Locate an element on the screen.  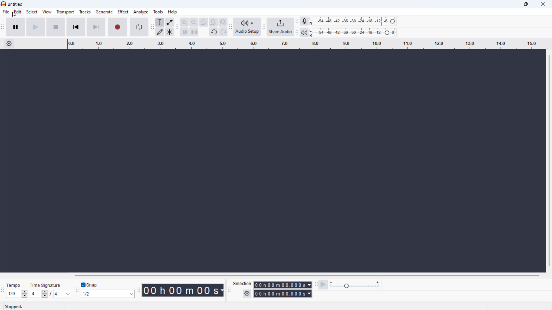
selection toolbar is located at coordinates (229, 290).